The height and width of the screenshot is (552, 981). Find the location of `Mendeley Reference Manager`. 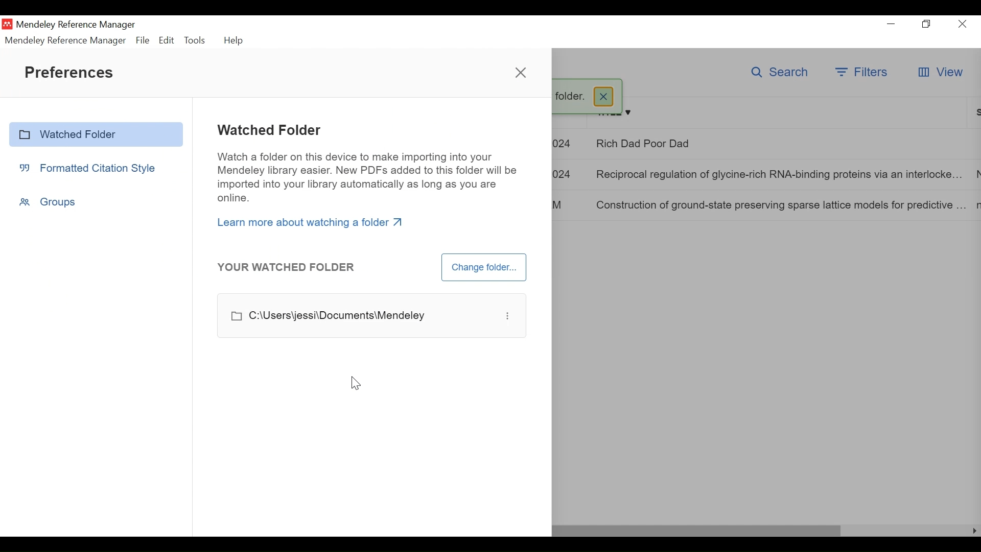

Mendeley Reference Manager is located at coordinates (66, 41).